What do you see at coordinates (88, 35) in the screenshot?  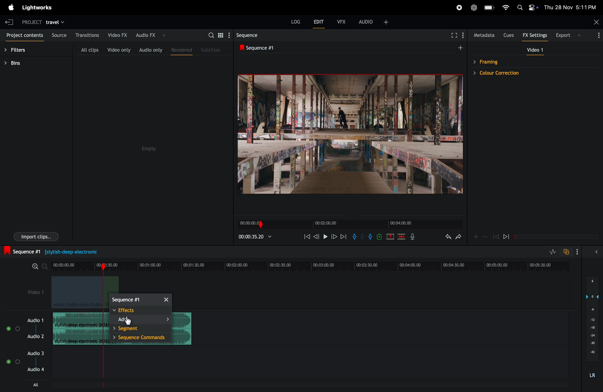 I see `transitions` at bounding box center [88, 35].